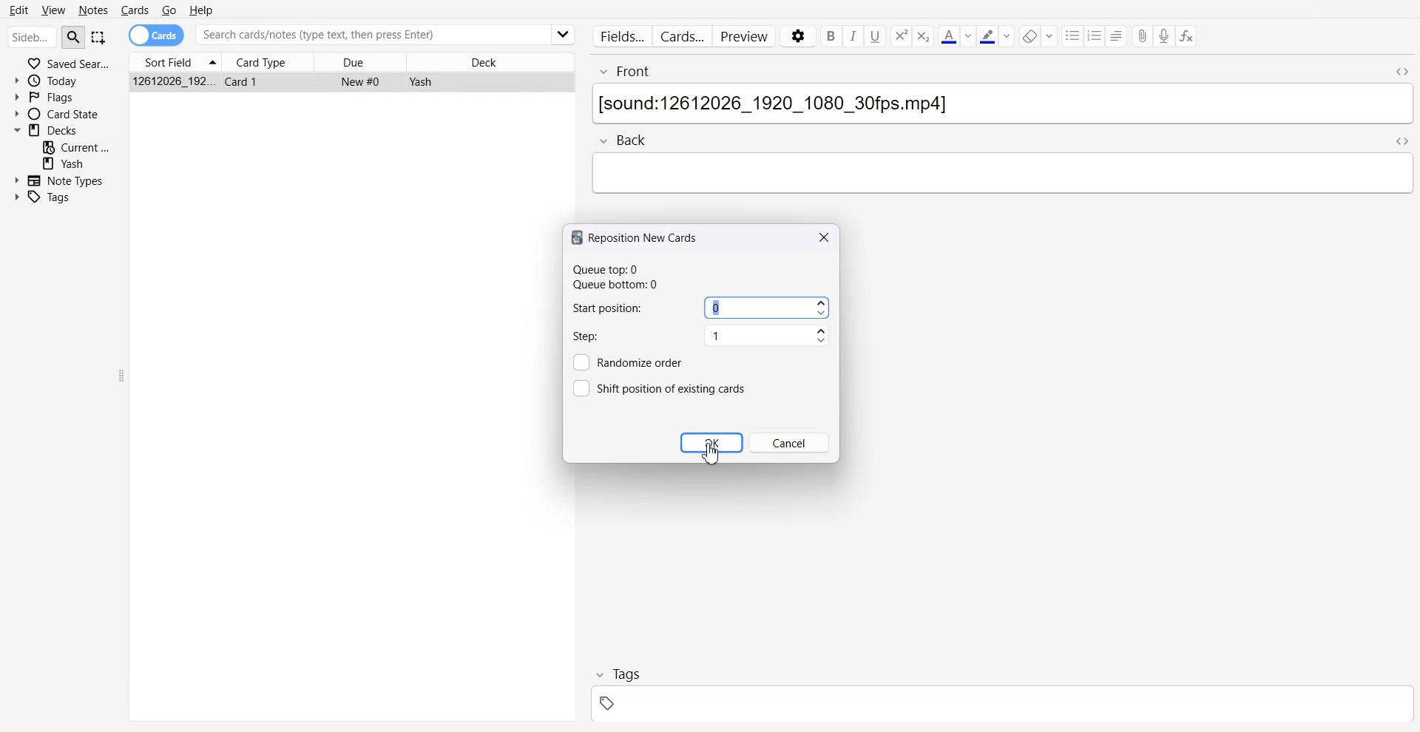  What do you see at coordinates (766, 308) in the screenshot?
I see `0 slider` at bounding box center [766, 308].